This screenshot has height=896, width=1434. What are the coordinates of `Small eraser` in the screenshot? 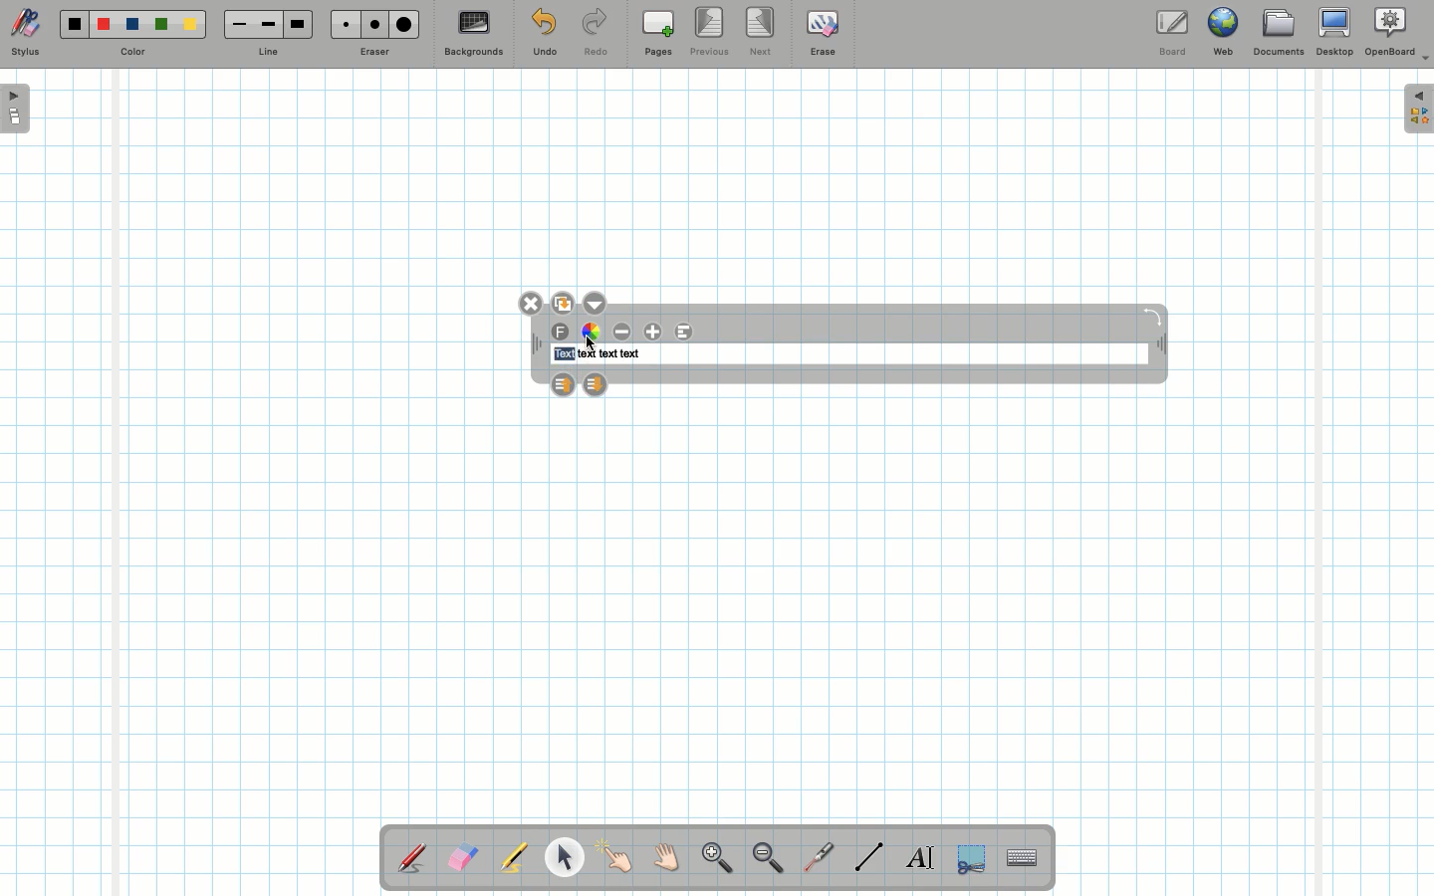 It's located at (341, 24).